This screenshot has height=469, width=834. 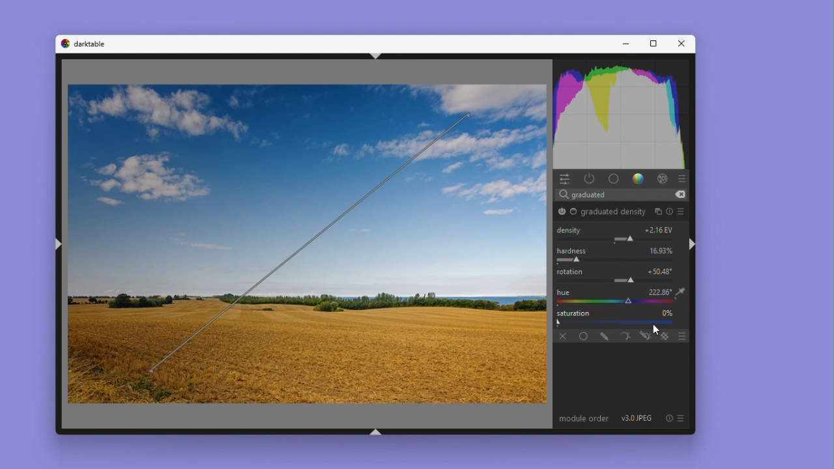 What do you see at coordinates (682, 335) in the screenshot?
I see `blending options` at bounding box center [682, 335].